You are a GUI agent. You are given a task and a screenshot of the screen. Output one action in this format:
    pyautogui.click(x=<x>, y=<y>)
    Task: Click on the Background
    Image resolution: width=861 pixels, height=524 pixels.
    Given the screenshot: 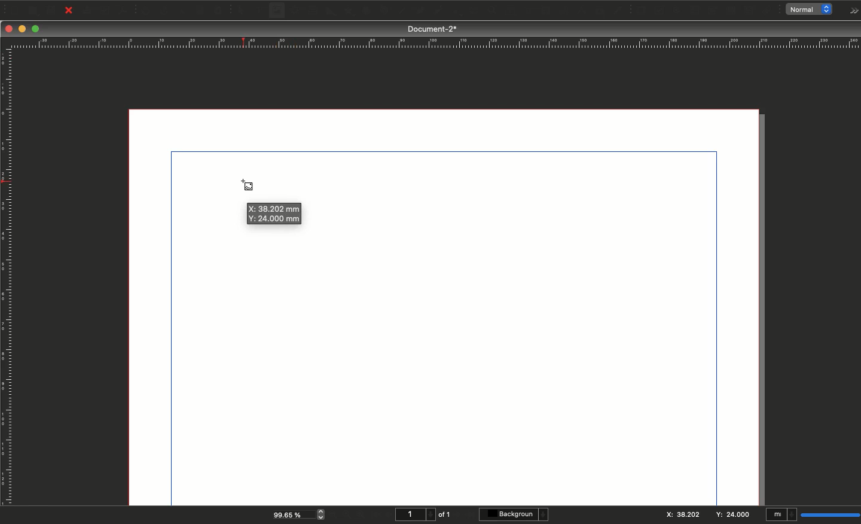 What is the action you would take?
    pyautogui.click(x=515, y=514)
    